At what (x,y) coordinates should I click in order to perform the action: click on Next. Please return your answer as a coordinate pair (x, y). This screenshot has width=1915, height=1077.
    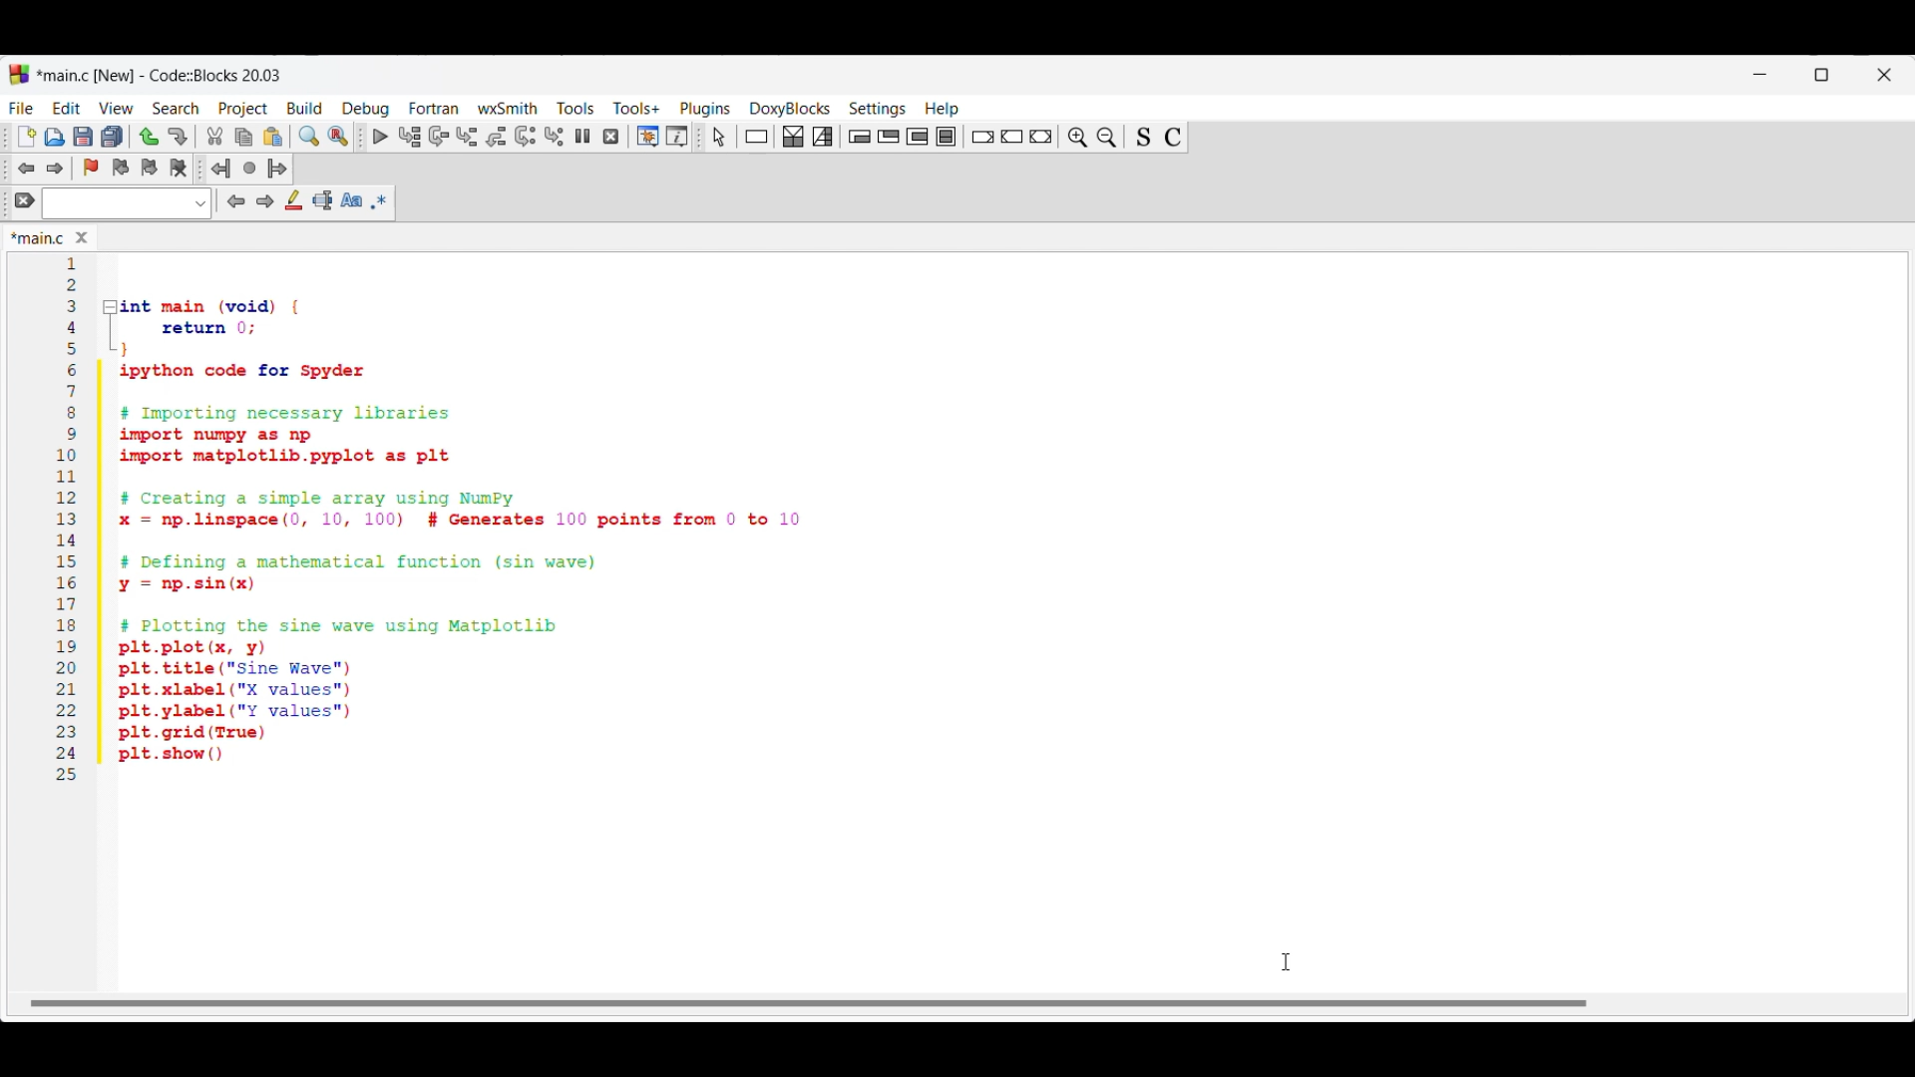
    Looking at the image, I should click on (264, 200).